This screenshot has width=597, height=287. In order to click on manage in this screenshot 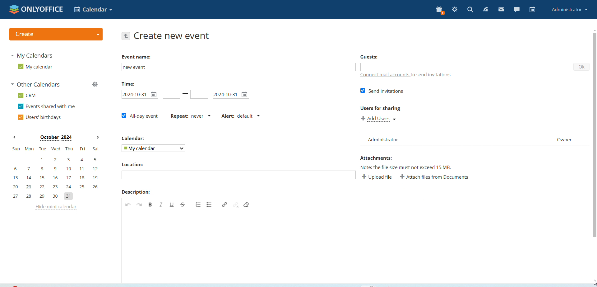, I will do `click(95, 84)`.